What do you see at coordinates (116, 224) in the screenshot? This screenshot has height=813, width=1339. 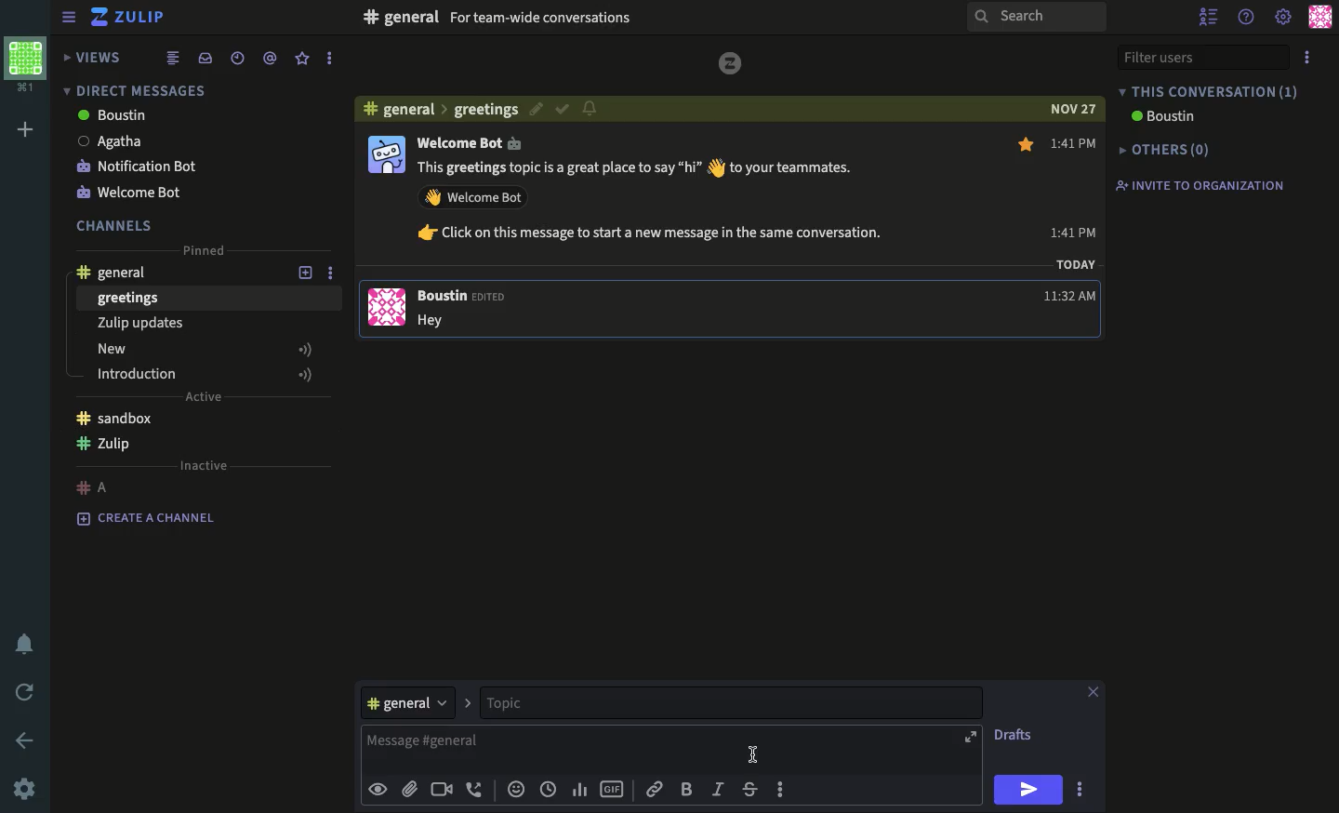 I see `channels` at bounding box center [116, 224].